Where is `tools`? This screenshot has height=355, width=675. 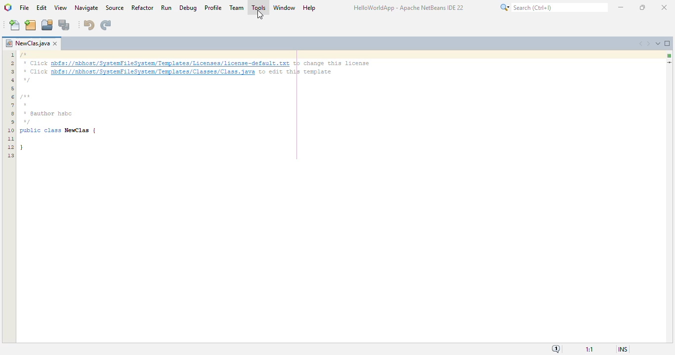 tools is located at coordinates (258, 7).